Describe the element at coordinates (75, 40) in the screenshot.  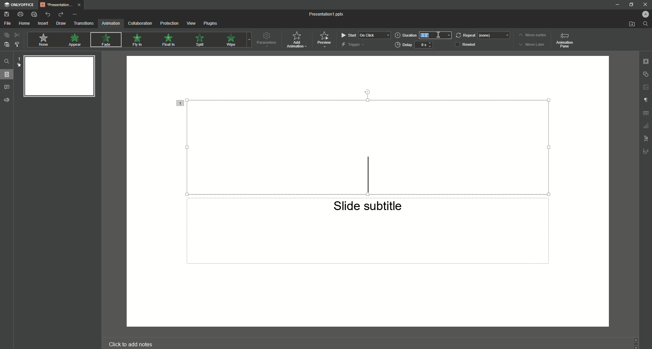
I see `Appear` at that location.